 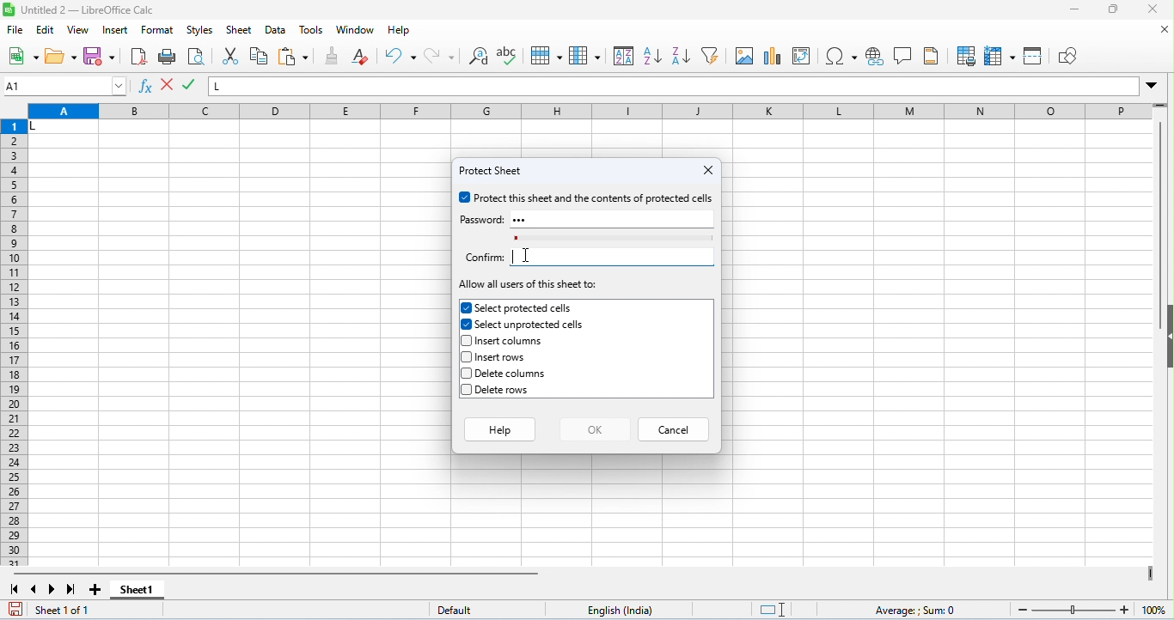 What do you see at coordinates (483, 258) in the screenshot?
I see `confirm` at bounding box center [483, 258].